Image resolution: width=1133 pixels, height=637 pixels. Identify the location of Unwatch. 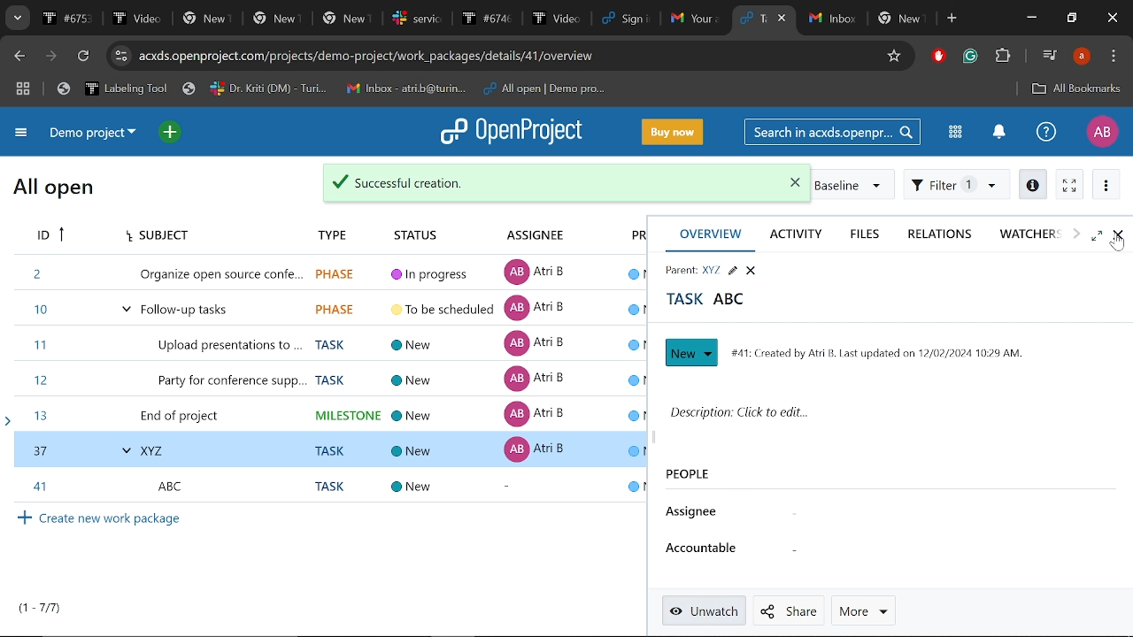
(703, 611).